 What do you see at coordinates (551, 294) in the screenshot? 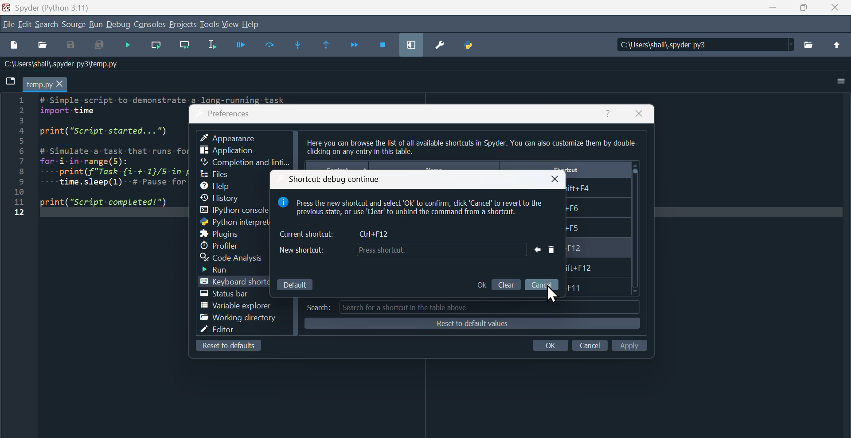
I see `Cursor` at bounding box center [551, 294].